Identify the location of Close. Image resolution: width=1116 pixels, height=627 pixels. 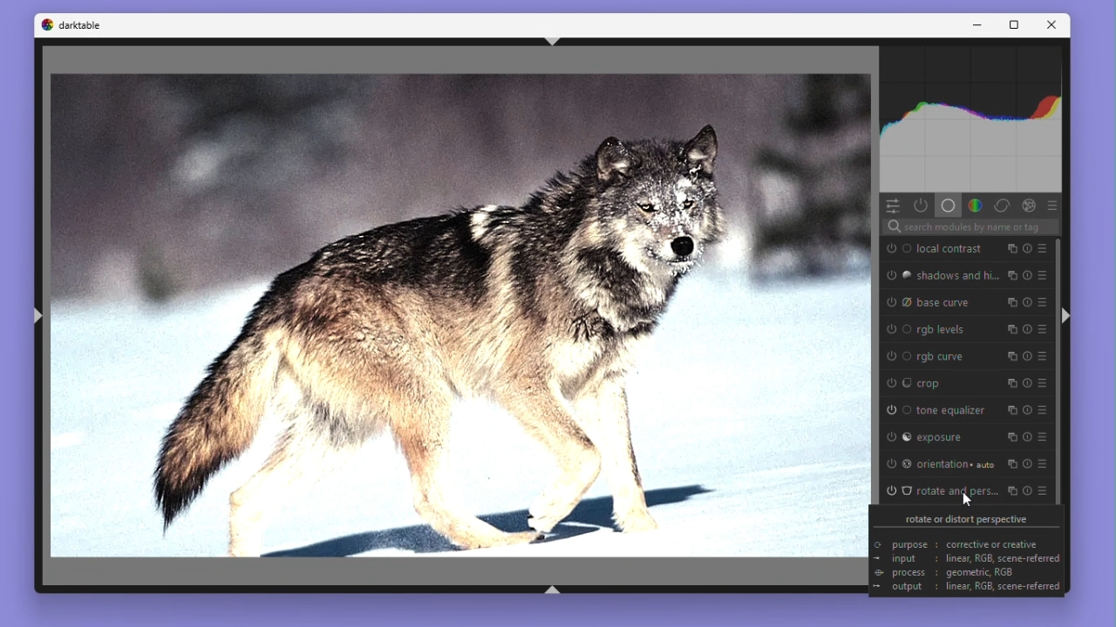
(1055, 25).